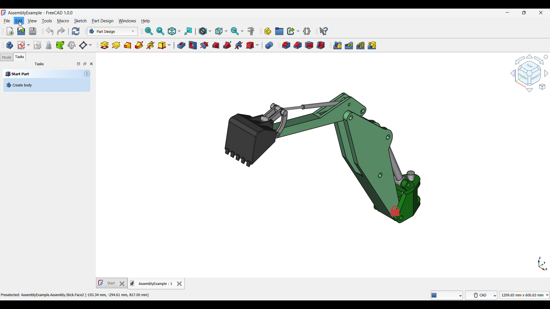 The height and width of the screenshot is (309, 550). Describe the element at coordinates (179, 284) in the screenshot. I see `Close tab` at that location.